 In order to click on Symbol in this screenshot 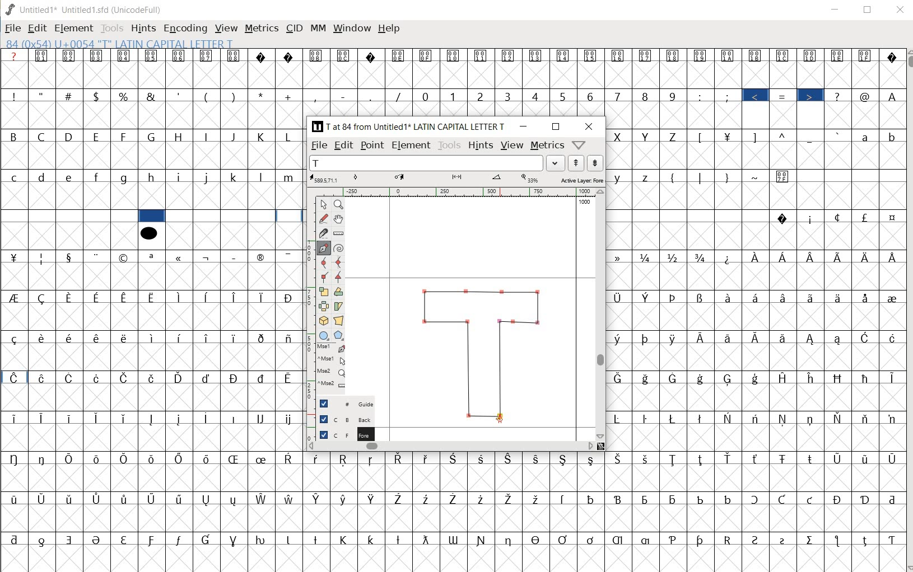, I will do `click(890, 419)`.